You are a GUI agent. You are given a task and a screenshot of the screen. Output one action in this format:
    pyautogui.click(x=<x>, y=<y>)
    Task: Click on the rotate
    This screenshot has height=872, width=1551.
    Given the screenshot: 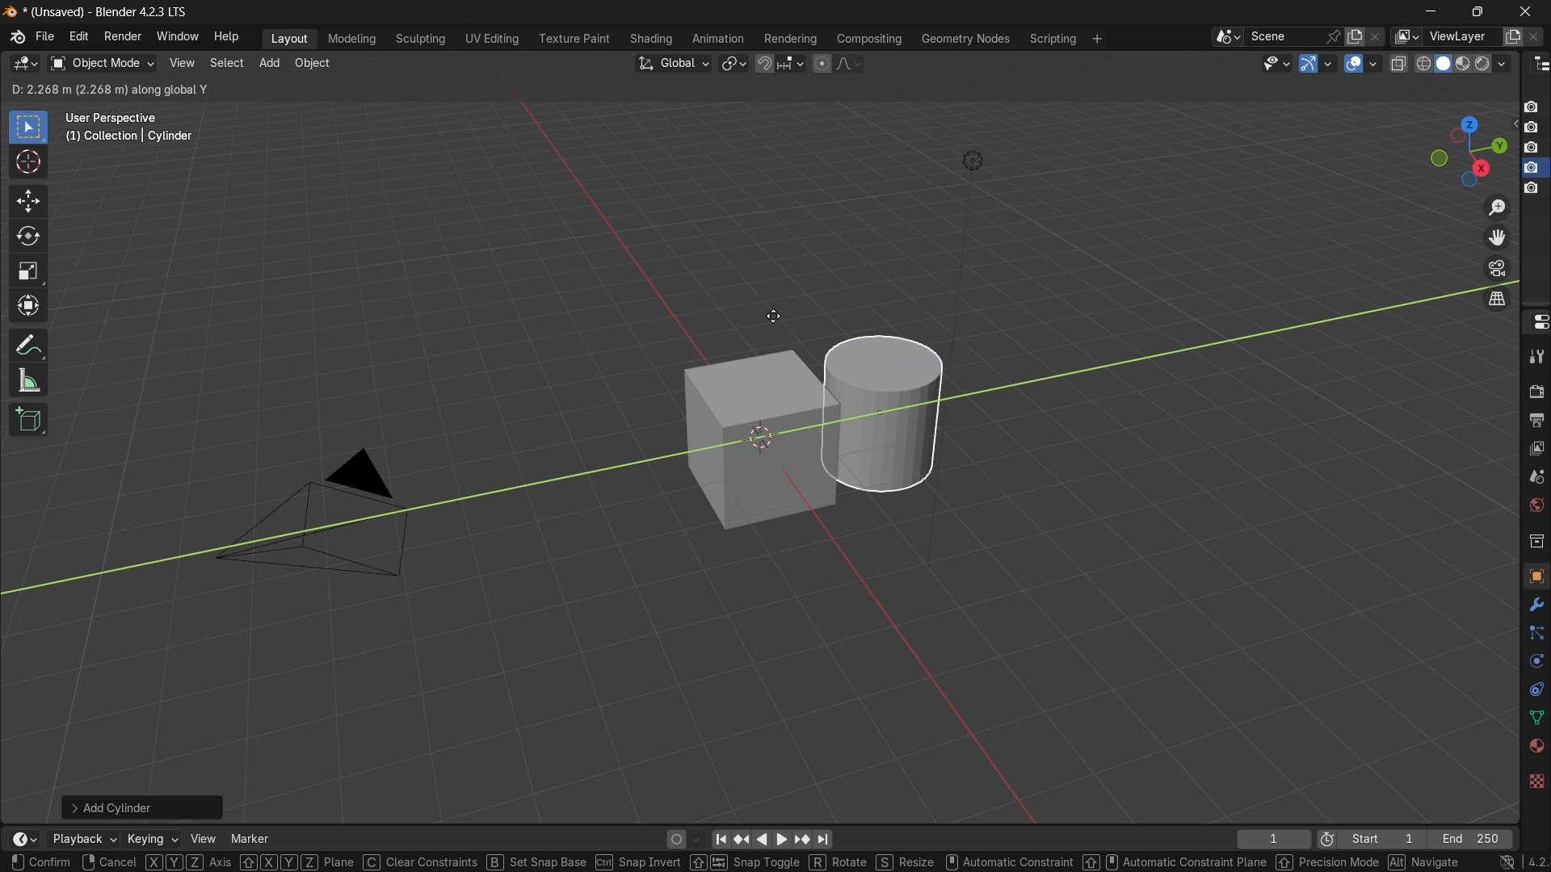 What is the action you would take?
    pyautogui.click(x=1528, y=663)
    